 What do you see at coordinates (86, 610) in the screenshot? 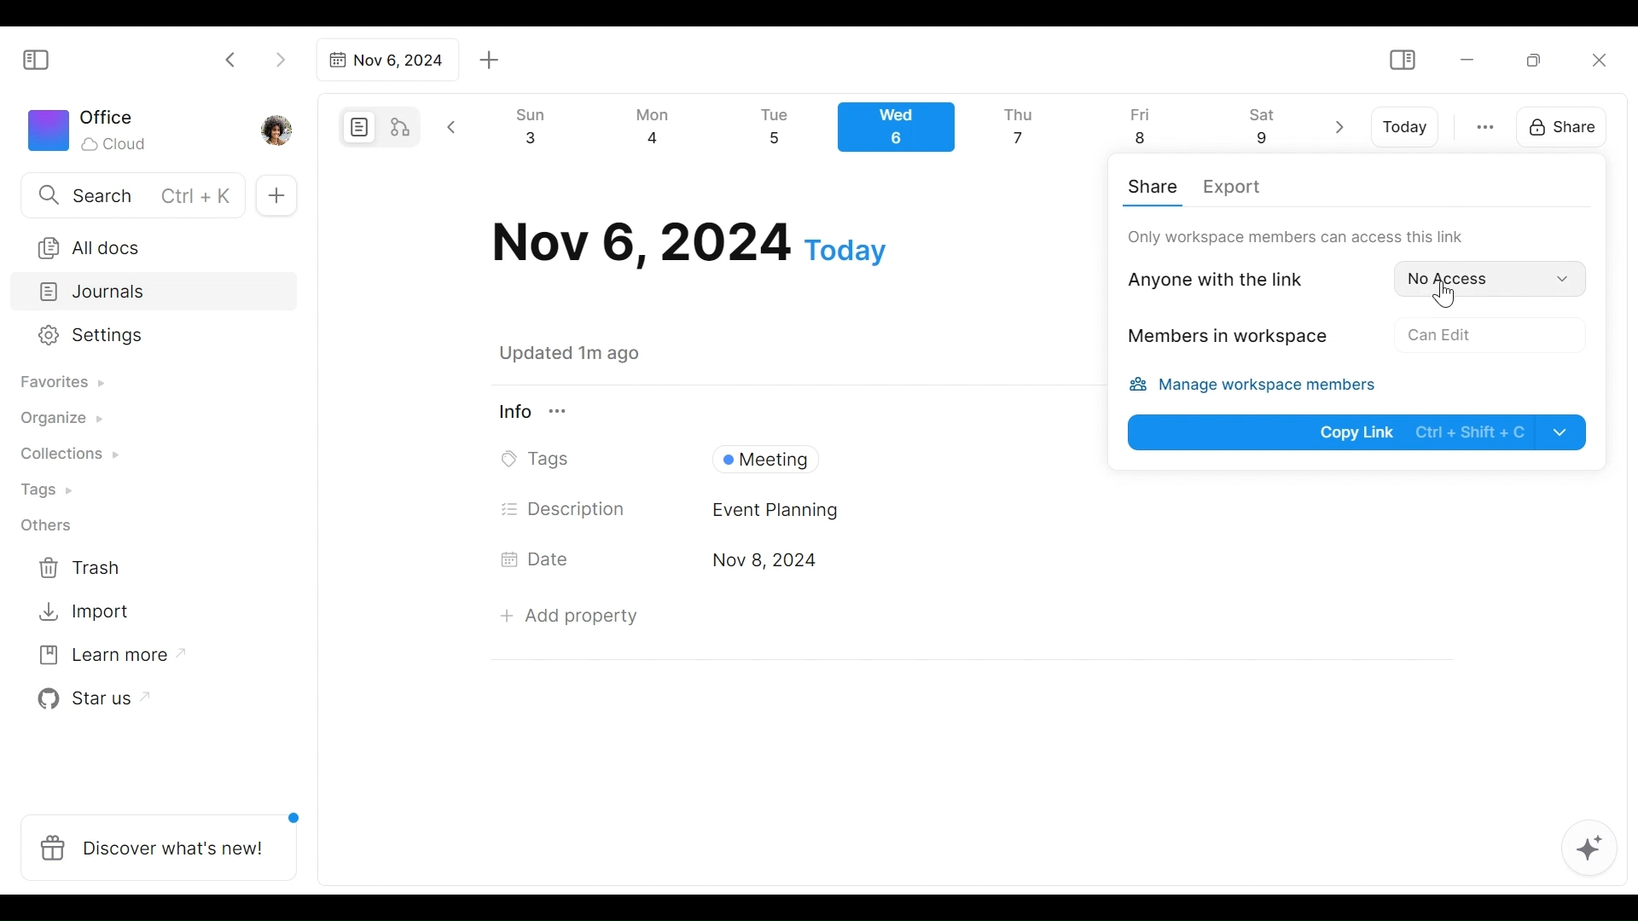
I see `Import` at bounding box center [86, 610].